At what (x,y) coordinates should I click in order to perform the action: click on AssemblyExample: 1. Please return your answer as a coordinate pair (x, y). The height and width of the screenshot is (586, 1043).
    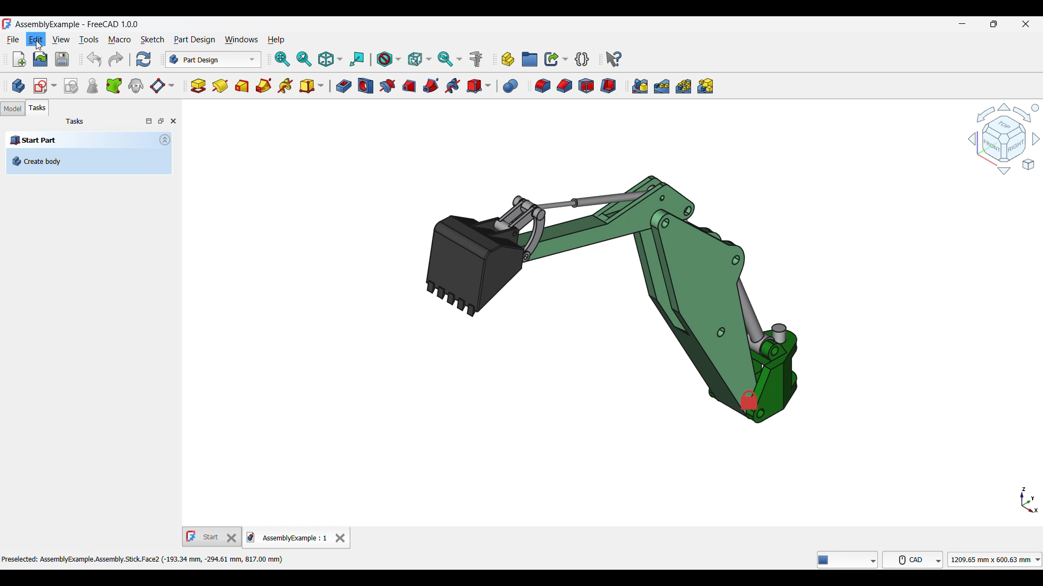
    Looking at the image, I should click on (287, 539).